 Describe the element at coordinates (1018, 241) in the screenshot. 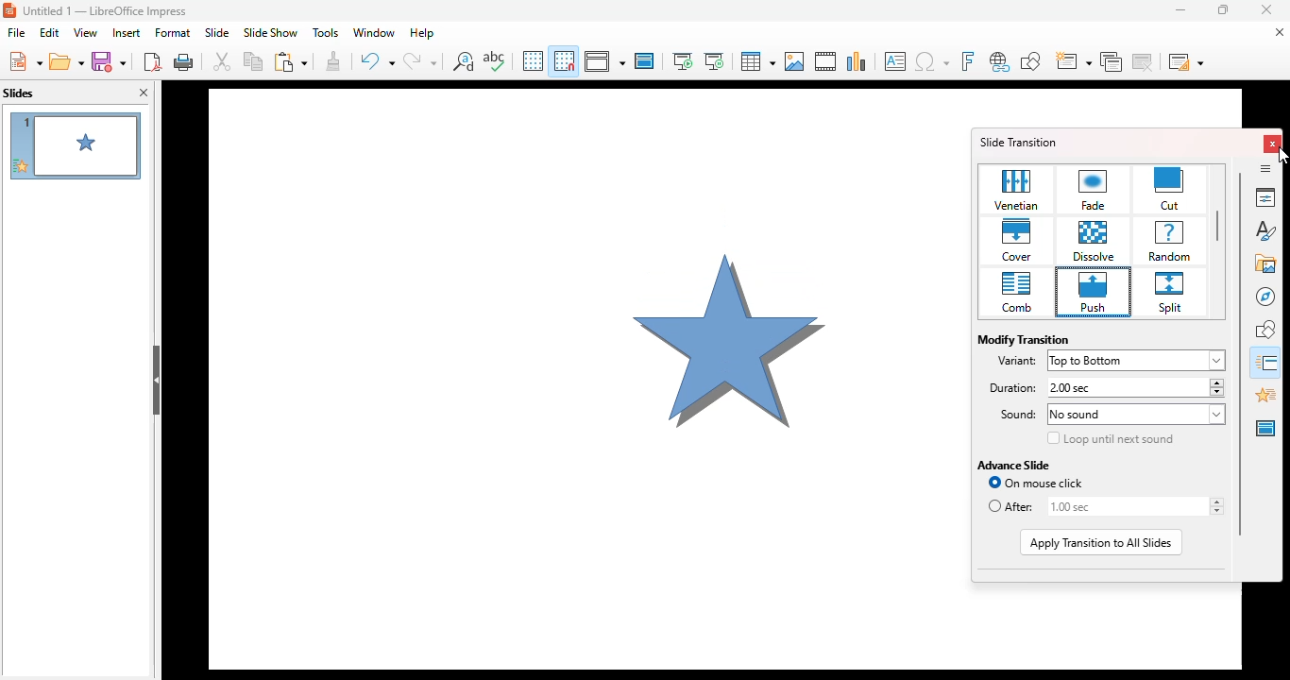

I see `cover` at that location.